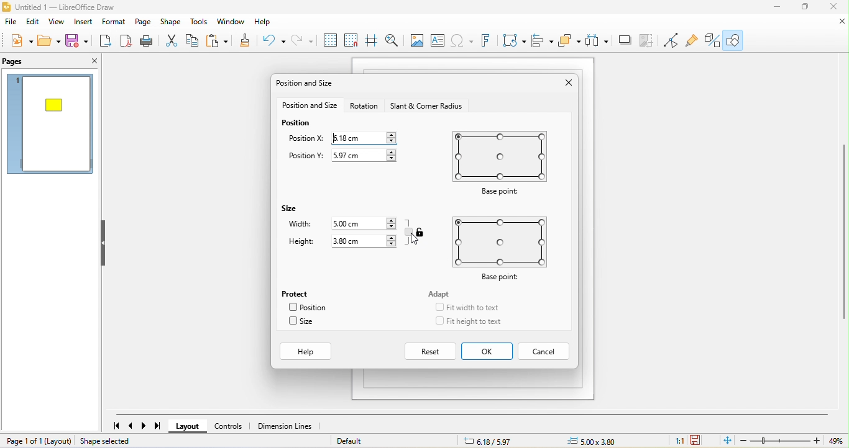 The height and width of the screenshot is (448, 849). What do you see at coordinates (362, 441) in the screenshot?
I see `default` at bounding box center [362, 441].